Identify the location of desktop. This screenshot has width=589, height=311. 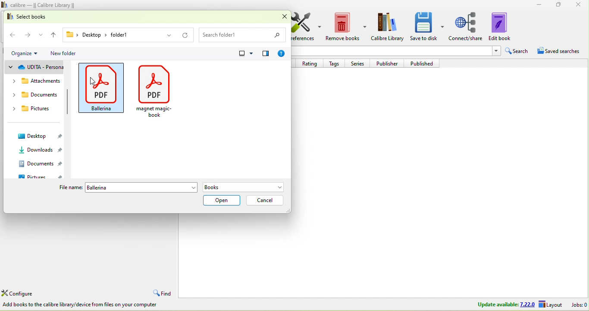
(38, 137).